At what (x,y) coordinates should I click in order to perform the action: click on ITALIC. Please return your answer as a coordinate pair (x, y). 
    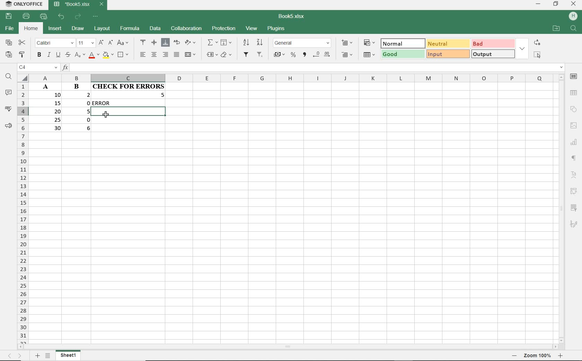
    Looking at the image, I should click on (48, 55).